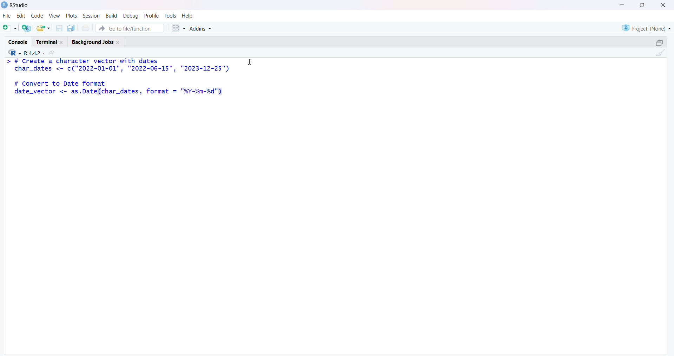 This screenshot has height=356, width=674. What do you see at coordinates (88, 27) in the screenshot?
I see `Print the current file` at bounding box center [88, 27].